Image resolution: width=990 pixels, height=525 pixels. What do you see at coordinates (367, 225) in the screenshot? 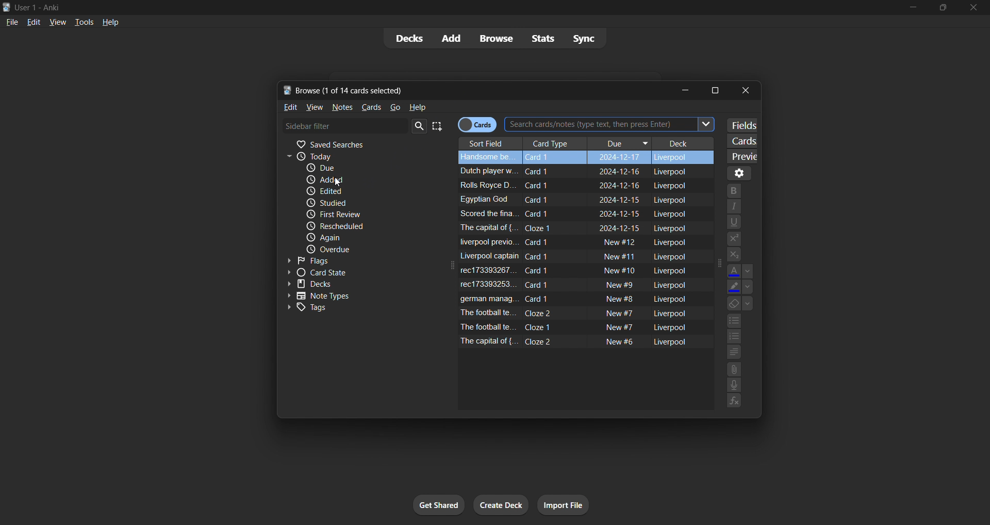
I see `rescheduled` at bounding box center [367, 225].